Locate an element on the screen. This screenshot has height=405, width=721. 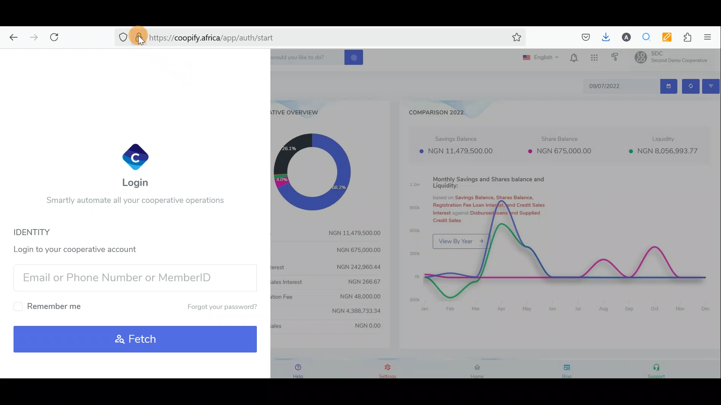
Account is located at coordinates (623, 37).